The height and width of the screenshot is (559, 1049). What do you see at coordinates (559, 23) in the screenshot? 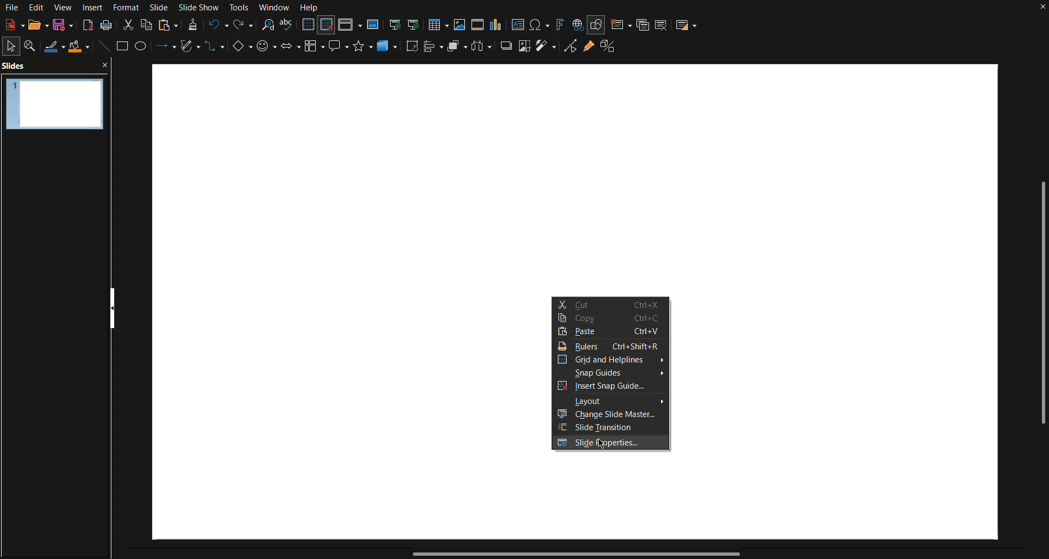
I see `Fontworks` at bounding box center [559, 23].